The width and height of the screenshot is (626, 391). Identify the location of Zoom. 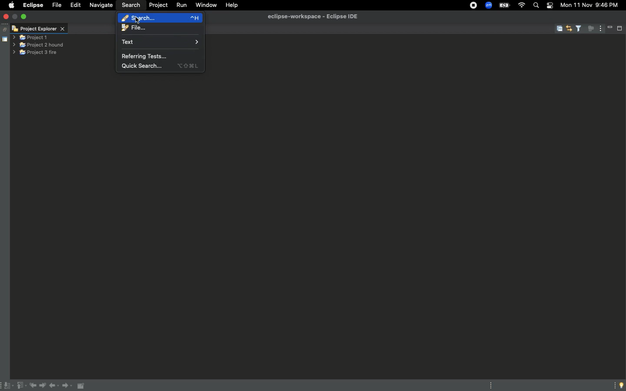
(489, 6).